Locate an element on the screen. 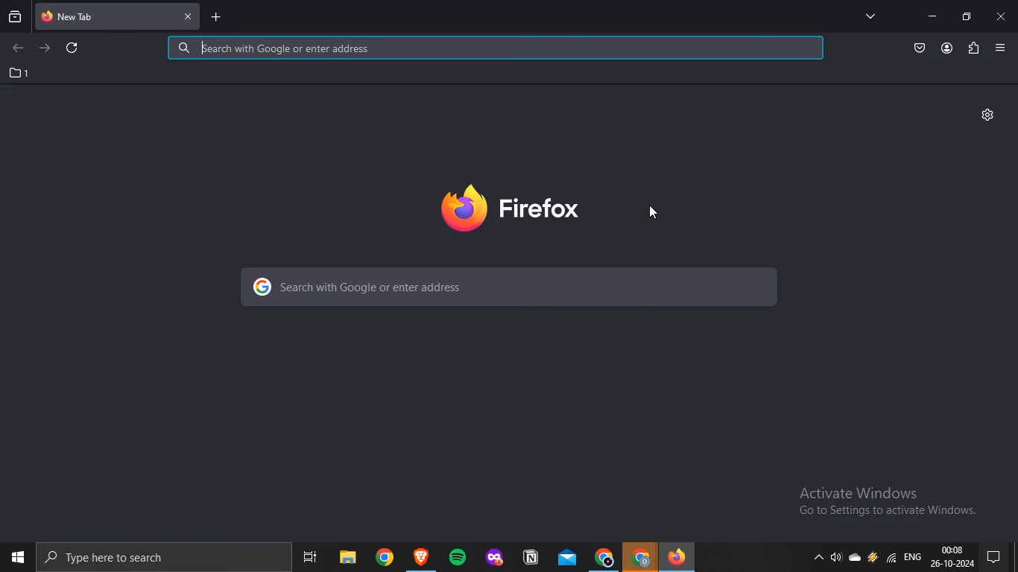 This screenshot has height=572, width=1018. settings is located at coordinates (988, 114).